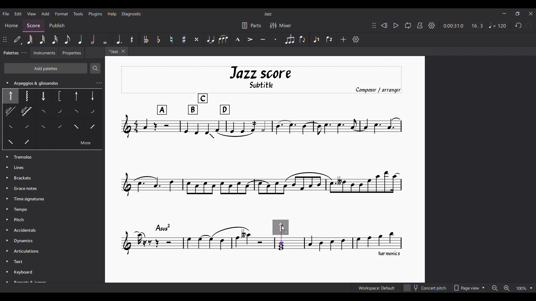  I want to click on Keyboard, so click(30, 276).